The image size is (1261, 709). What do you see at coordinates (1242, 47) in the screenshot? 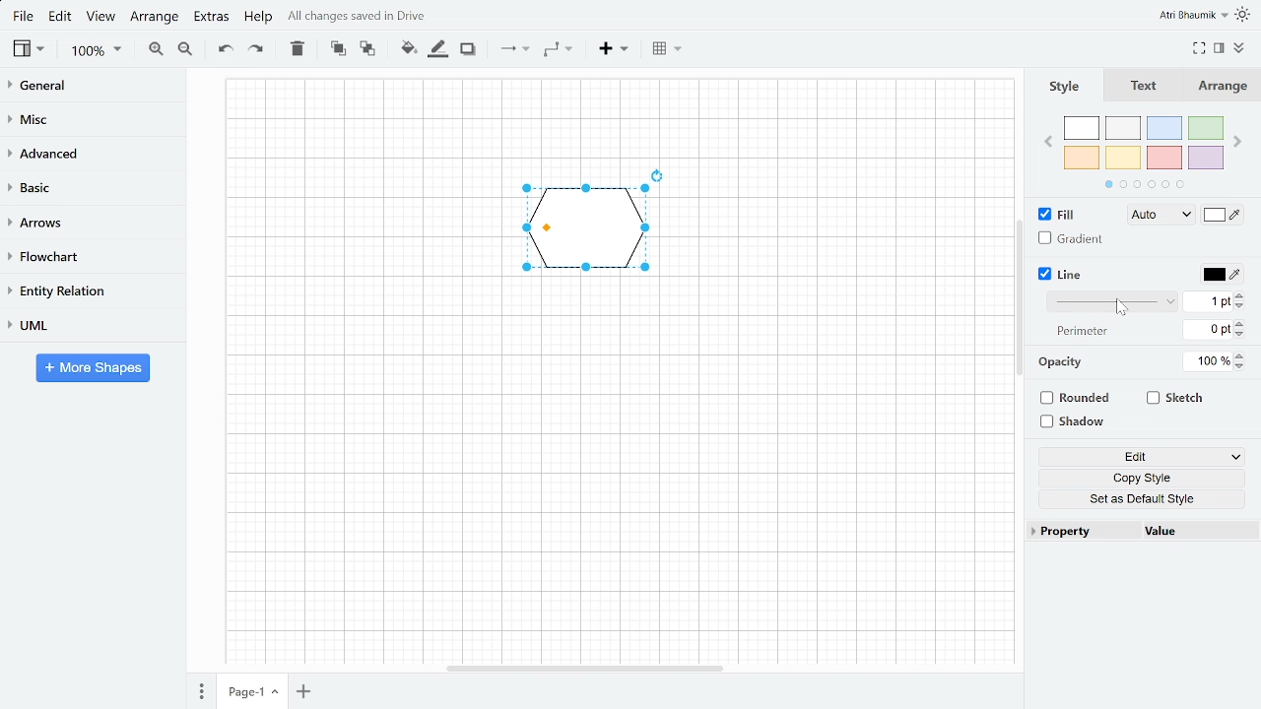
I see `Collapse` at bounding box center [1242, 47].